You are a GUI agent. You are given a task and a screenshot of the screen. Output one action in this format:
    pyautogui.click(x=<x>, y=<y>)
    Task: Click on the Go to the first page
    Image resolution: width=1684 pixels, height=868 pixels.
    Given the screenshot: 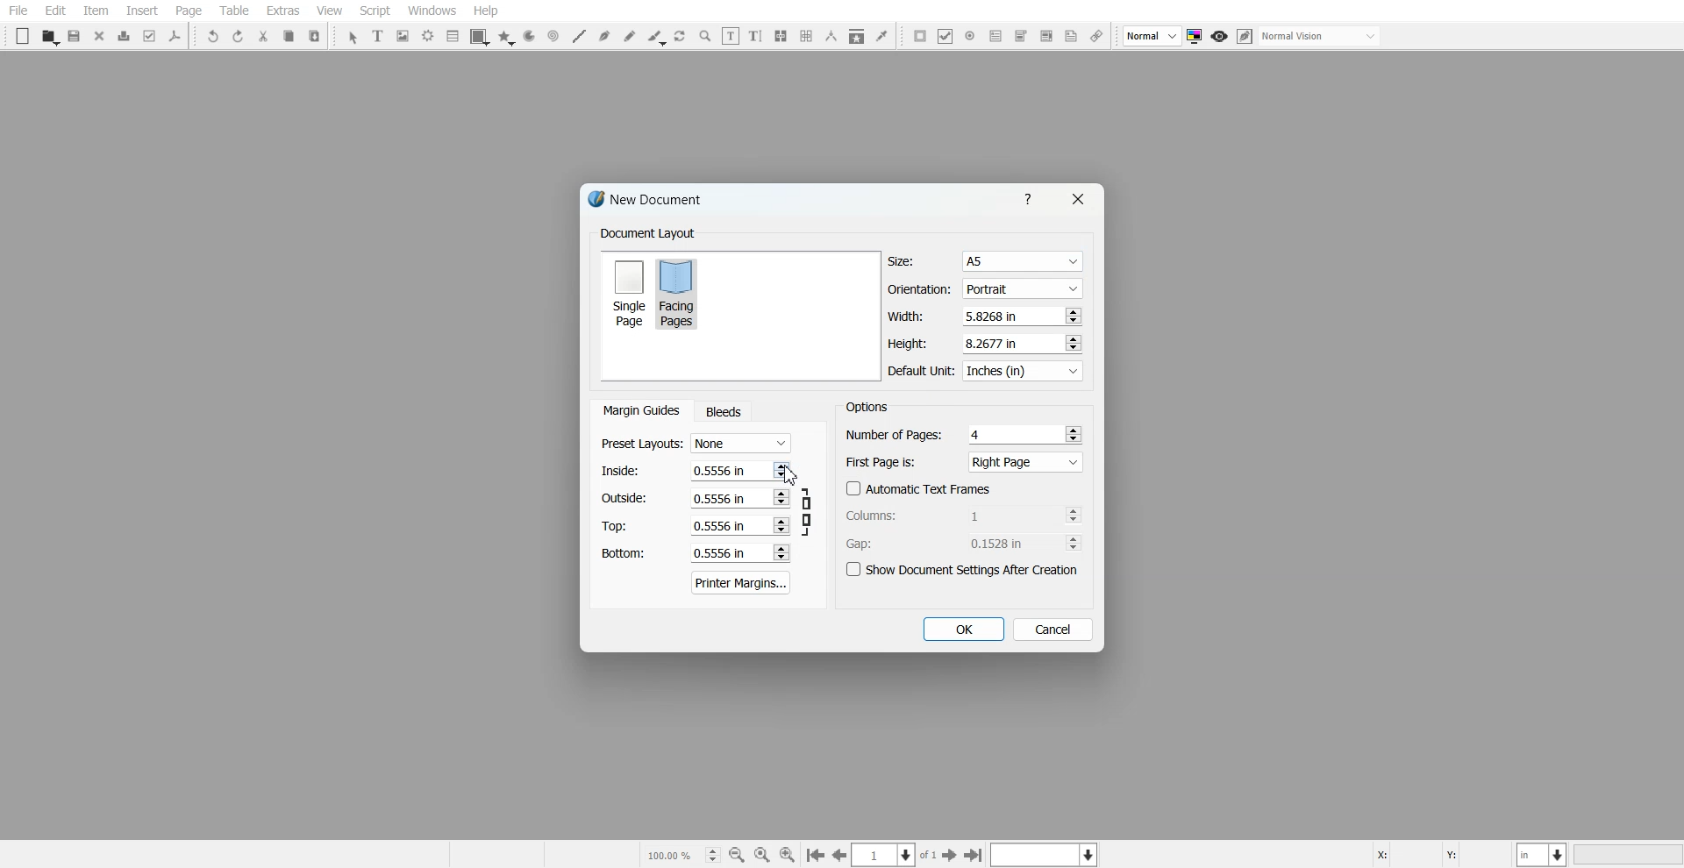 What is the action you would take?
    pyautogui.click(x=815, y=856)
    